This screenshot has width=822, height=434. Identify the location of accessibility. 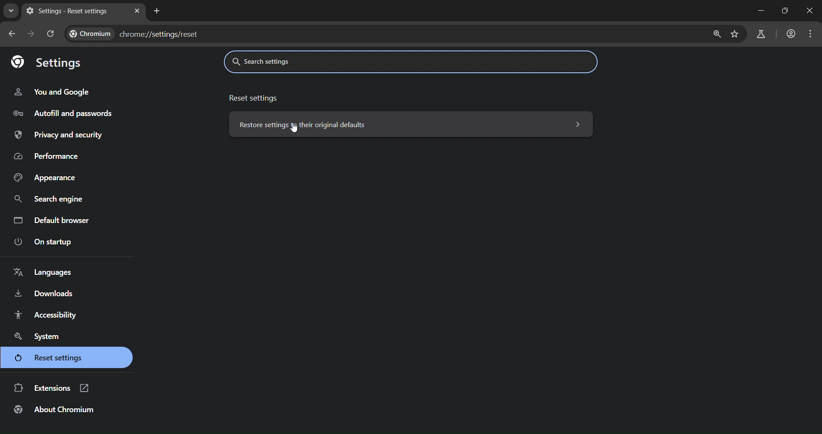
(46, 315).